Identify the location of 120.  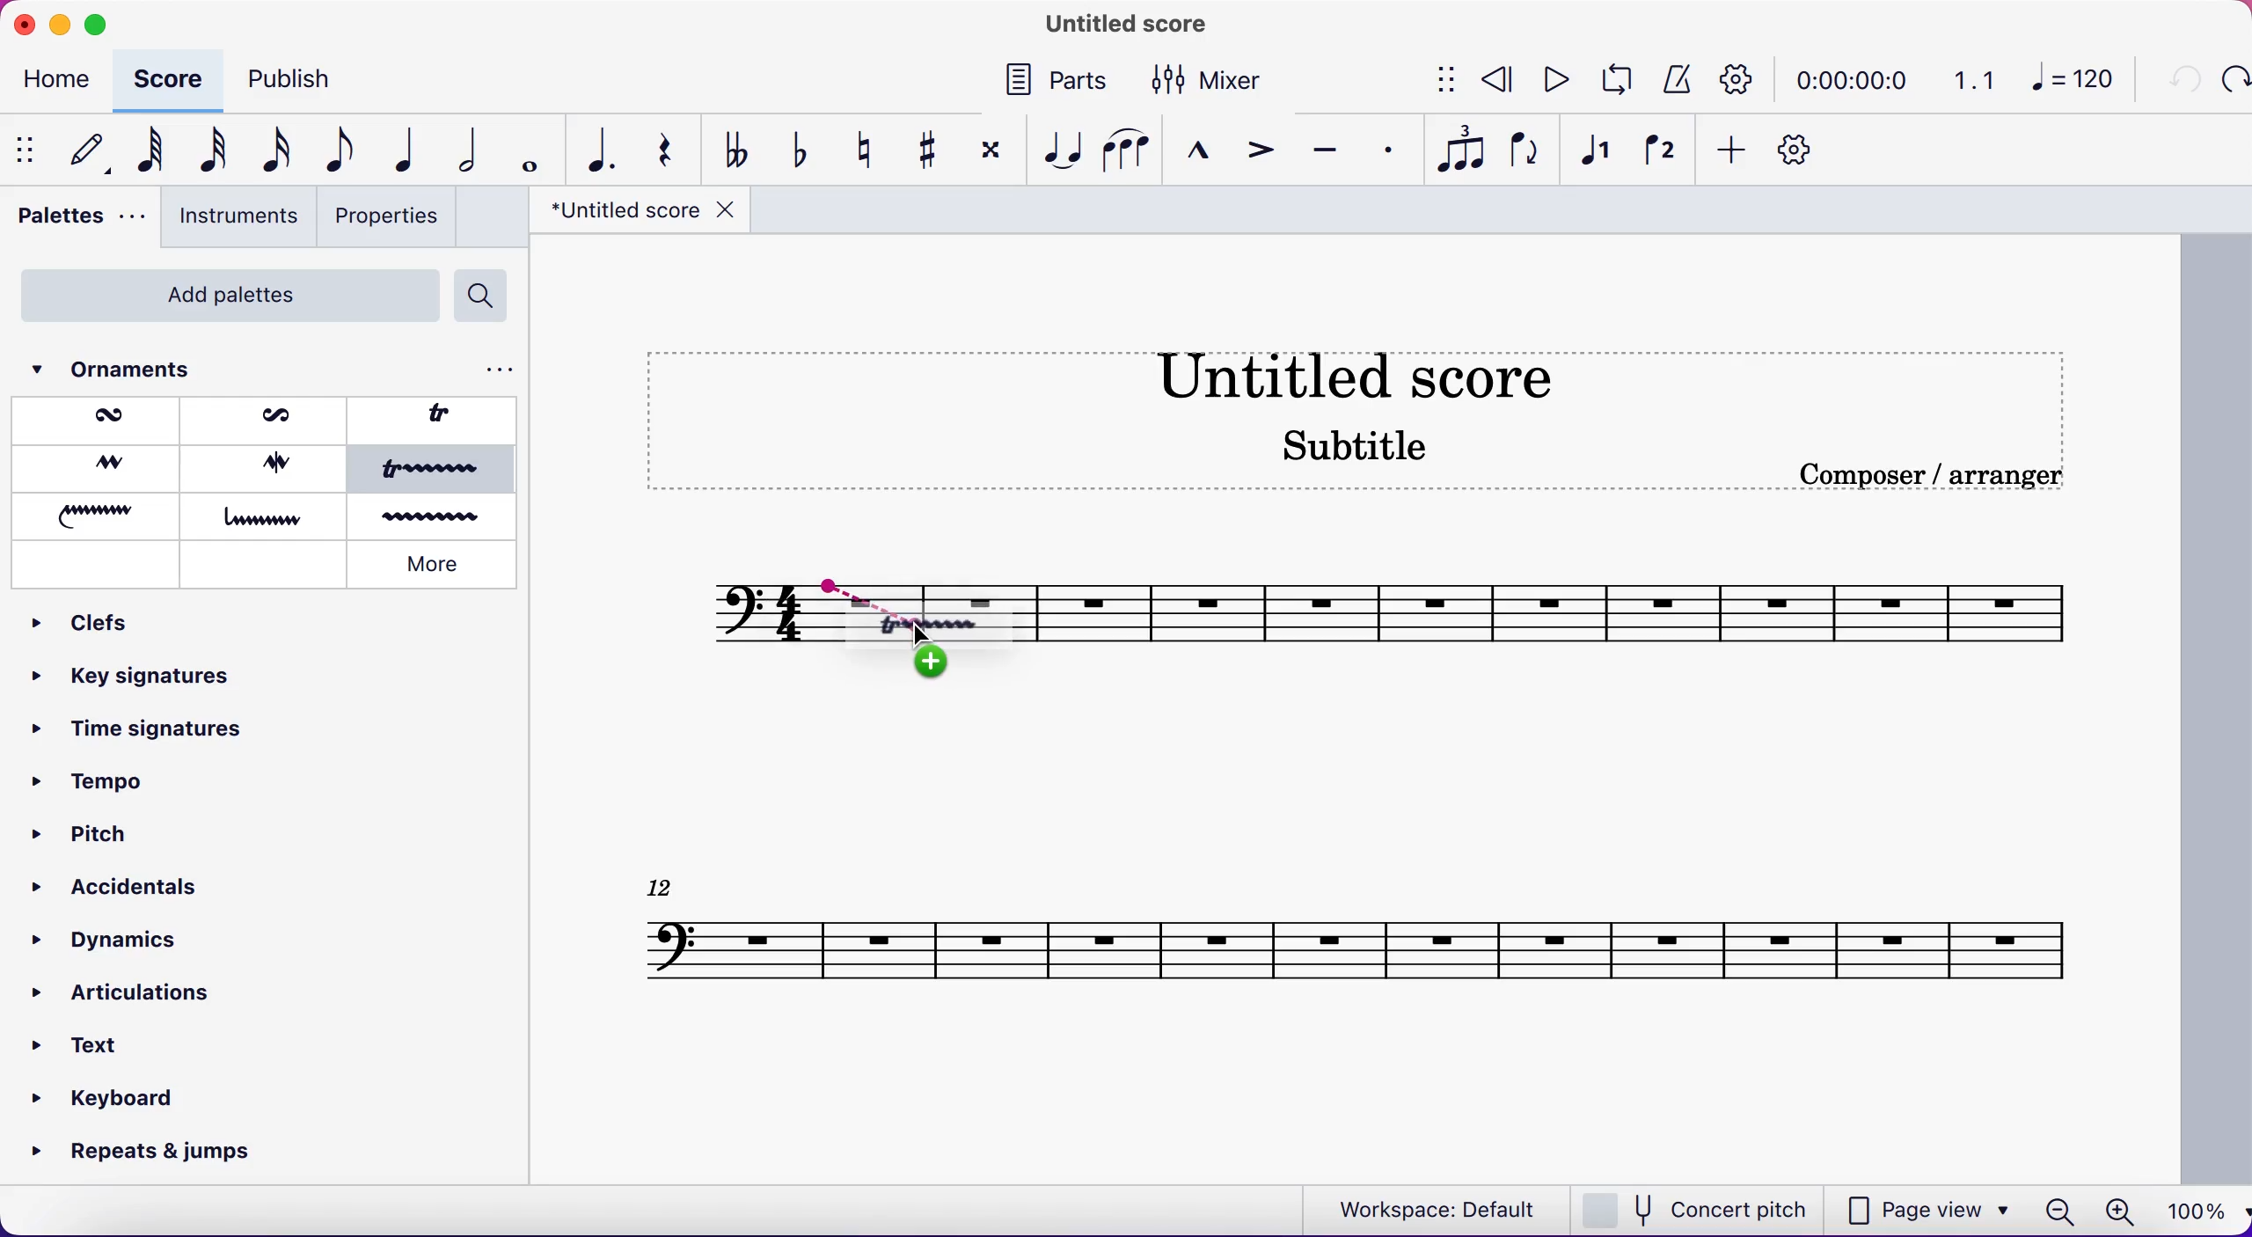
(2078, 83).